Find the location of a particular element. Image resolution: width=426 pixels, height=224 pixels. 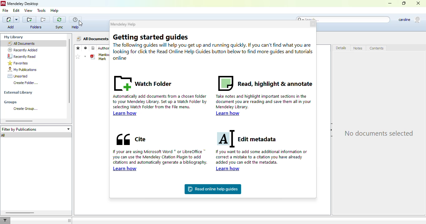

learn how is located at coordinates (125, 169).